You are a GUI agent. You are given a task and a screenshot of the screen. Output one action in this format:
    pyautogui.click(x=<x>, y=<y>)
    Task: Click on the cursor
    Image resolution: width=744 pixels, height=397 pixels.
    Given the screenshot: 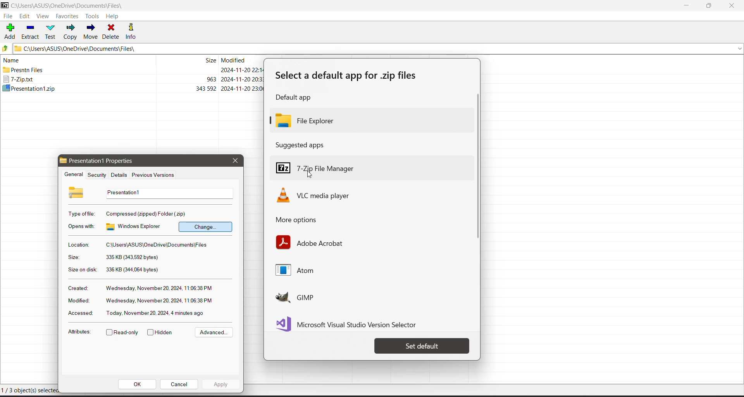 What is the action you would take?
    pyautogui.click(x=310, y=176)
    